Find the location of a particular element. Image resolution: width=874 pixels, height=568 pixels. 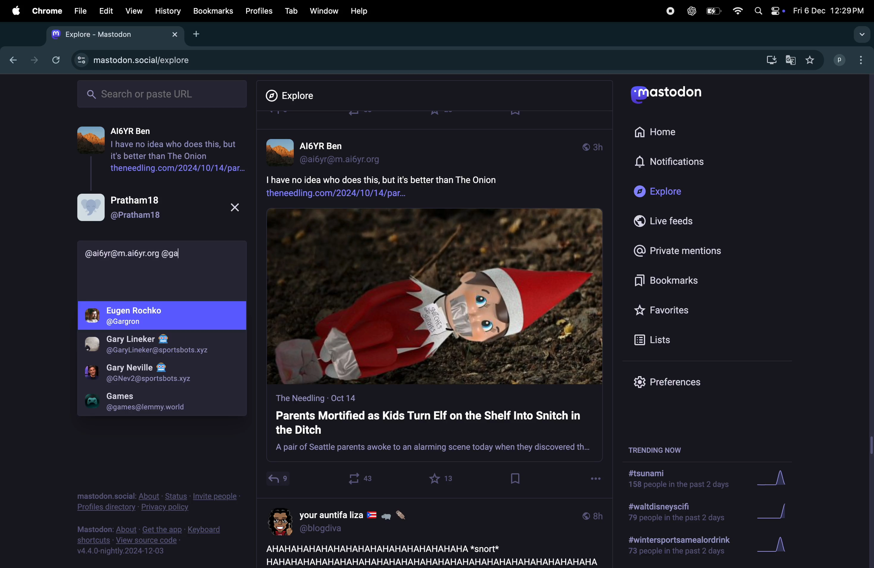

mastodo explore is located at coordinates (130, 58).